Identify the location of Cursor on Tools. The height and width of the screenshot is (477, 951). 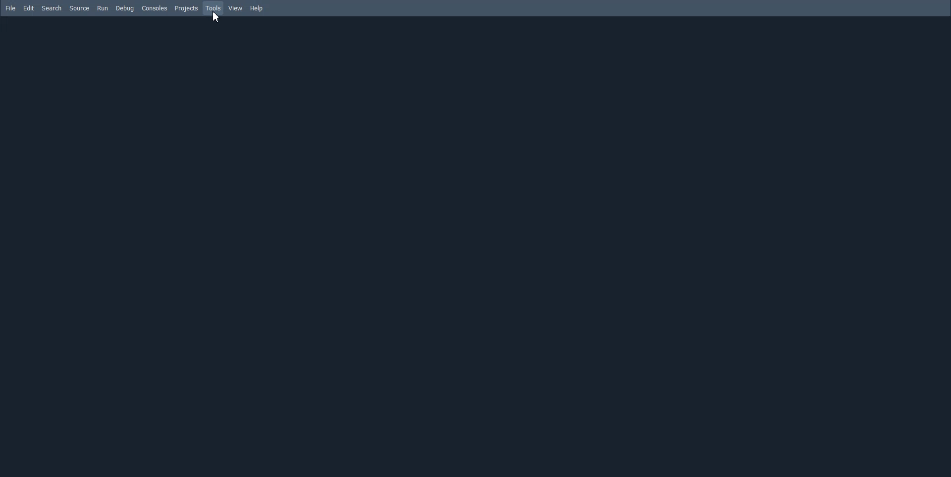
(215, 16).